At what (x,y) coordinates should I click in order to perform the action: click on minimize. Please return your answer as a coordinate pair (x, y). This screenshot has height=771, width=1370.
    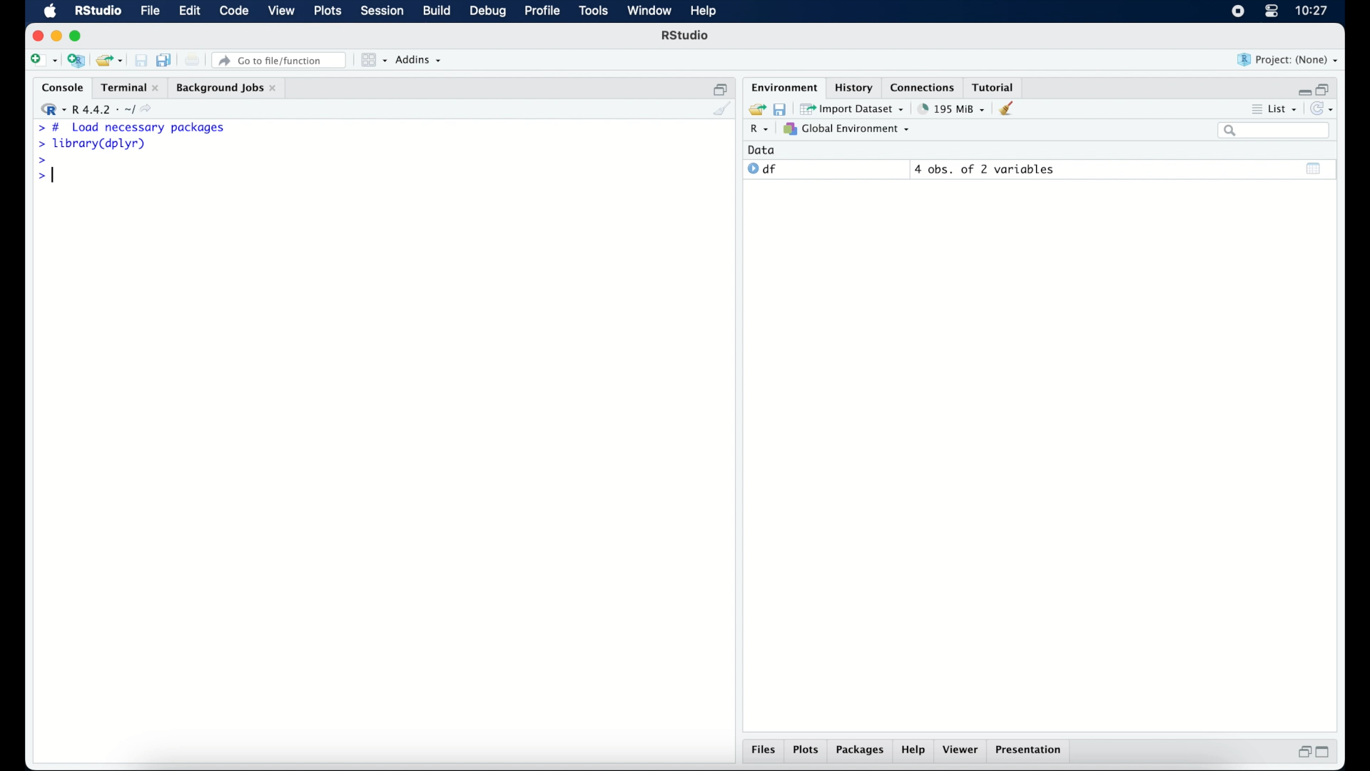
    Looking at the image, I should click on (56, 36).